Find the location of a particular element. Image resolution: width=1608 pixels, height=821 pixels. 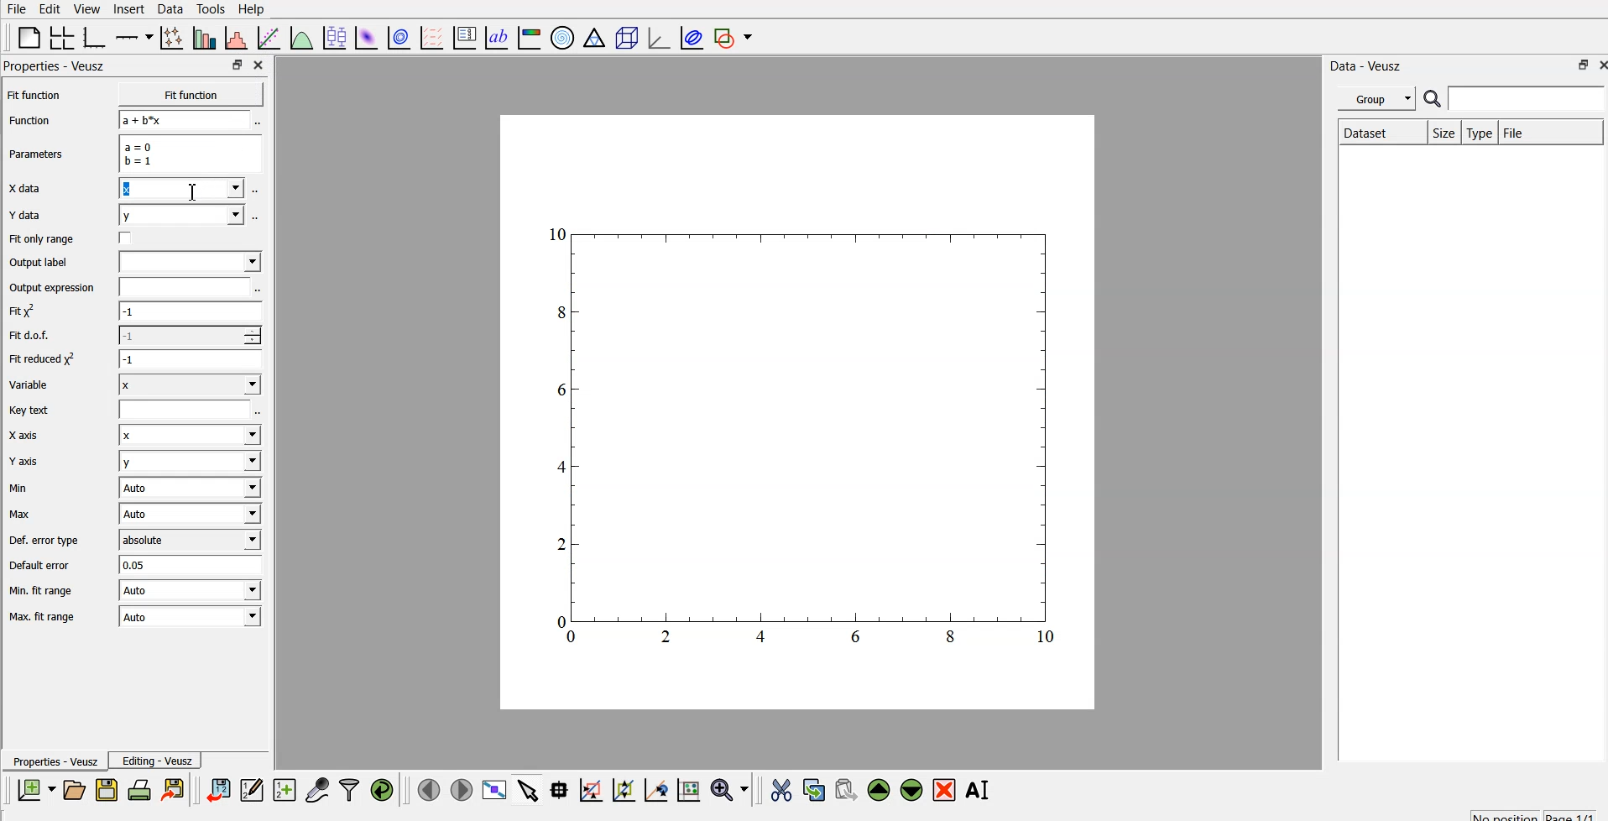

base graph is located at coordinates (93, 39).